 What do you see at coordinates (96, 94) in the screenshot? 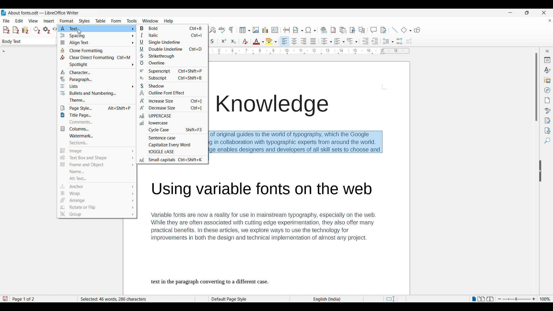
I see `bullets and numbering` at bounding box center [96, 94].